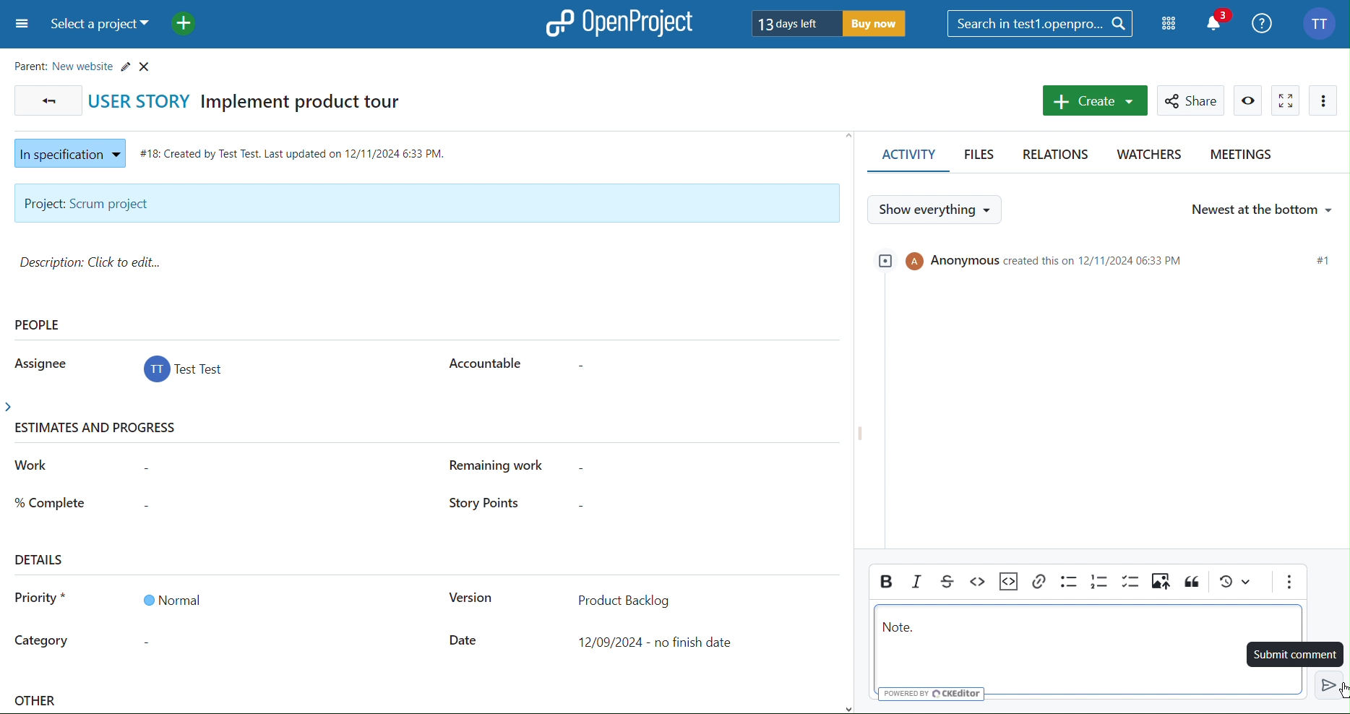 Image resolution: width=1350 pixels, height=714 pixels. Describe the element at coordinates (185, 25) in the screenshot. I see `Add new` at that location.